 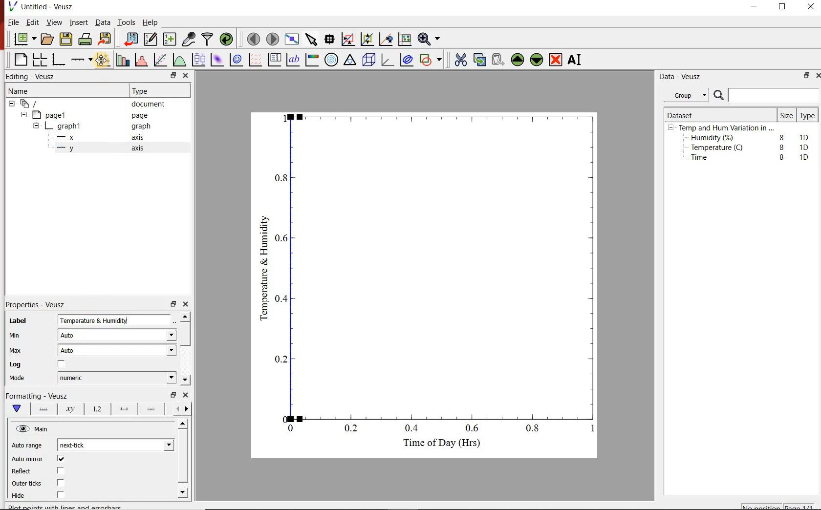 I want to click on add a shape to the plot, so click(x=433, y=61).